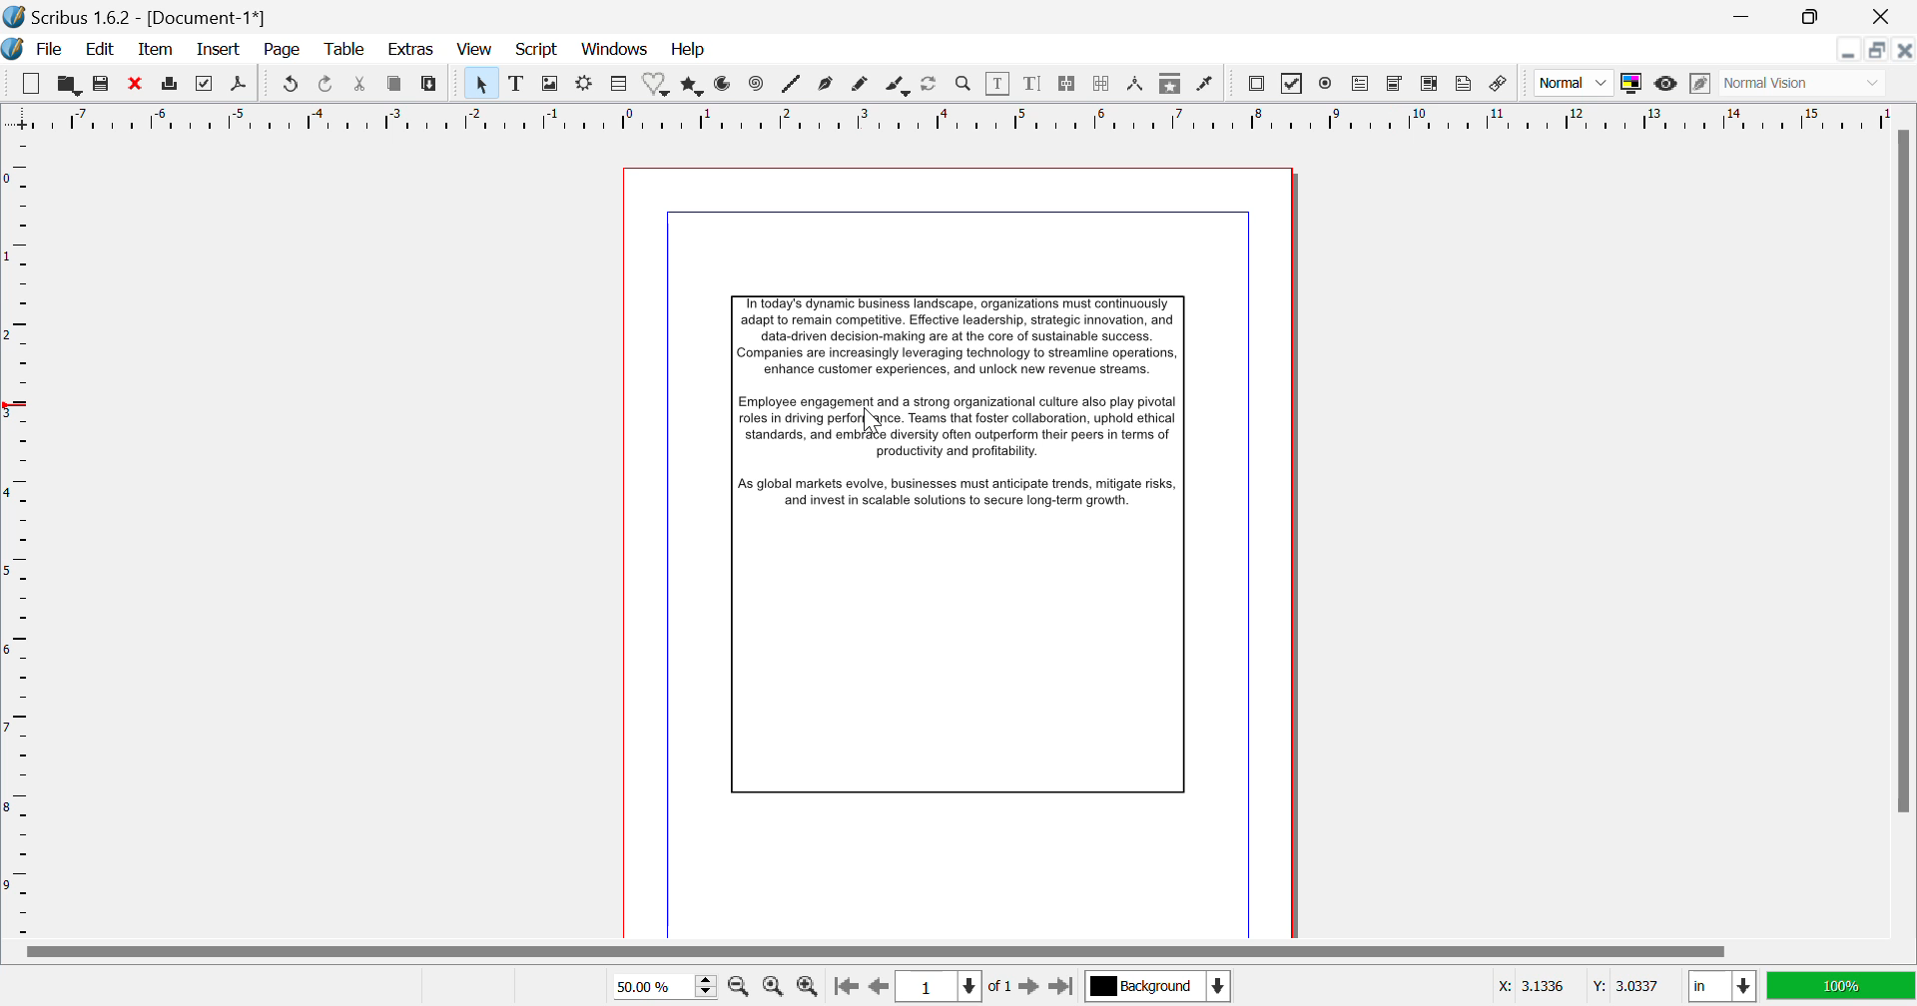 Image resolution: width=1917 pixels, height=1006 pixels. What do you see at coordinates (1843, 984) in the screenshot?
I see `Display Appearance` at bounding box center [1843, 984].